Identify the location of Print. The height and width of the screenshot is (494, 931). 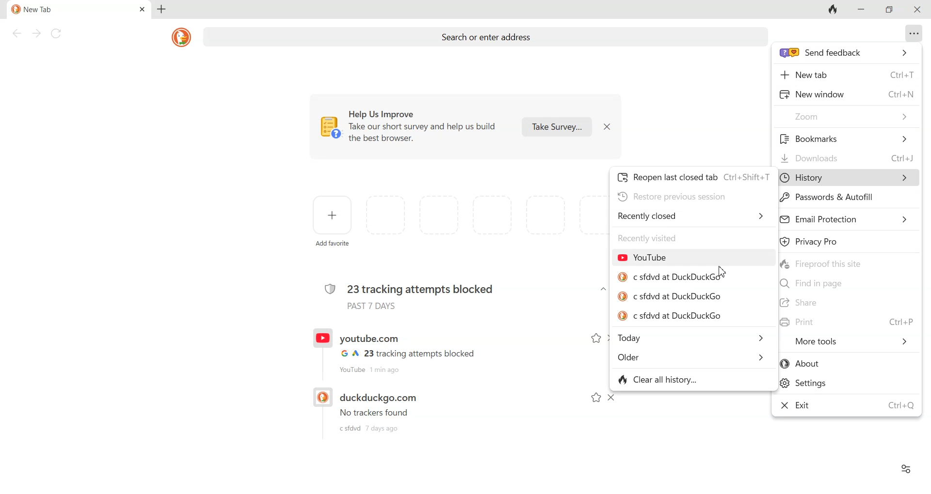
(847, 322).